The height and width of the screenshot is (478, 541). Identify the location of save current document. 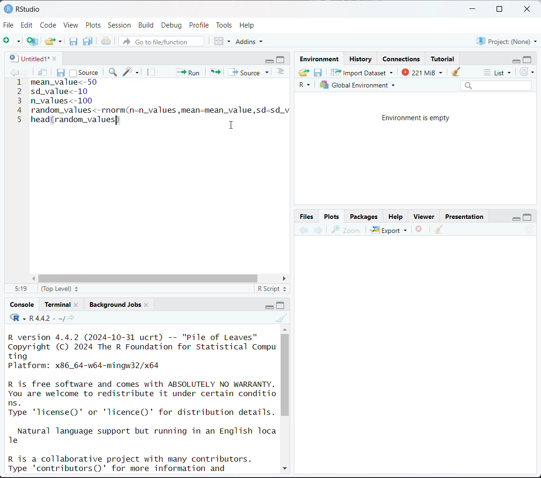
(61, 72).